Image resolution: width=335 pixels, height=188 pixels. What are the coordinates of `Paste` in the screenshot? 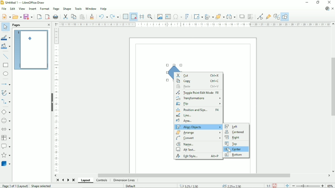 It's located at (83, 17).